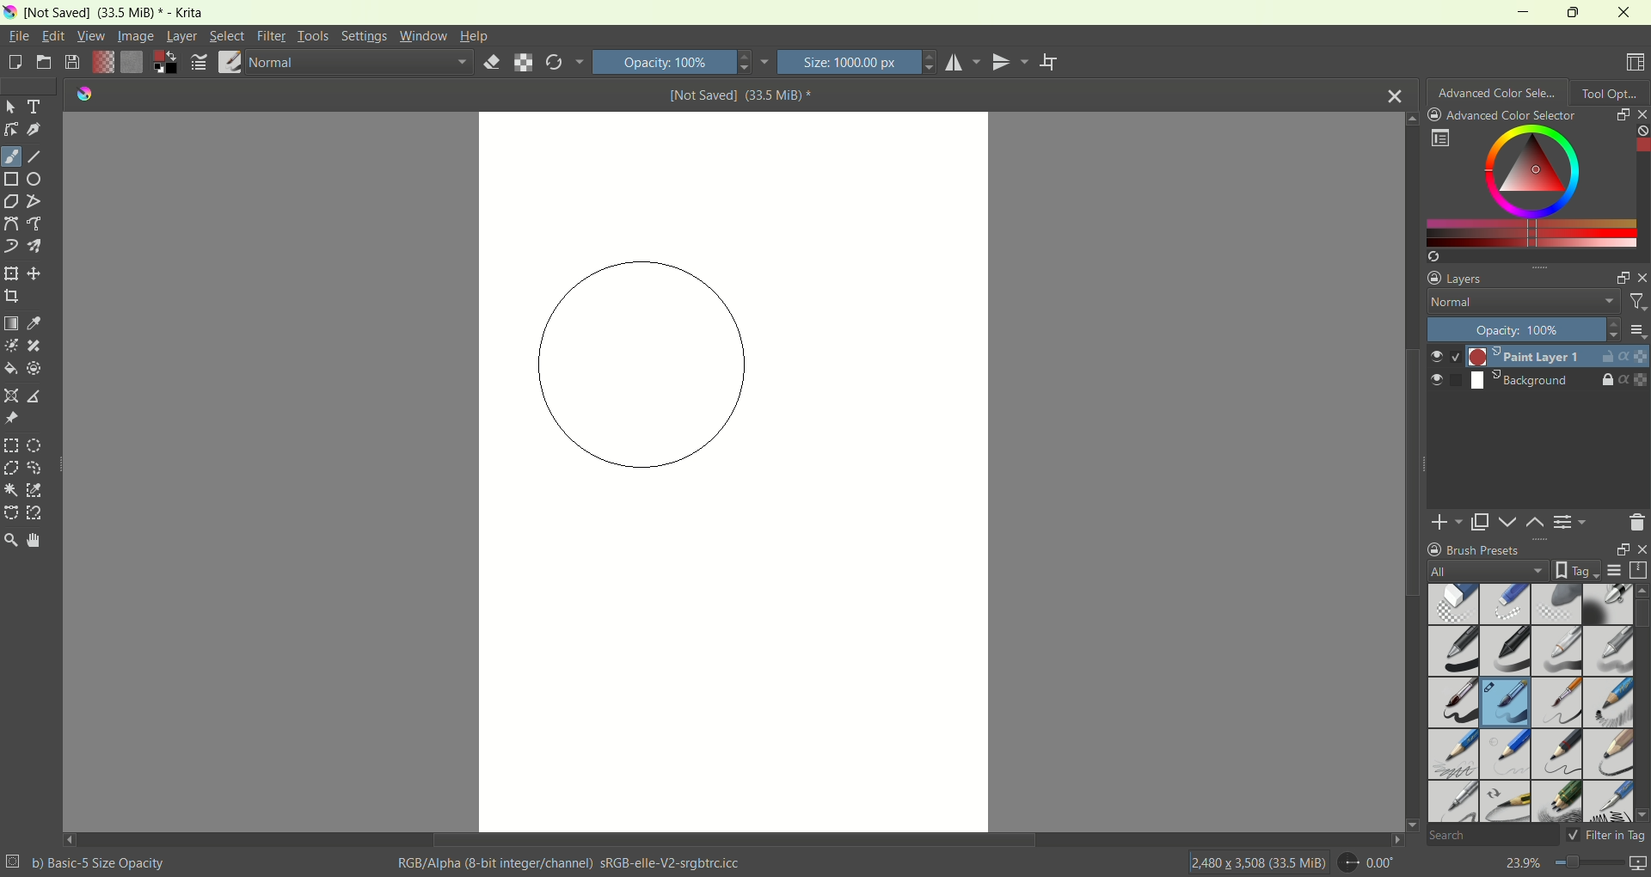  I want to click on b) Basic-5 Size Opacity, so click(89, 862).